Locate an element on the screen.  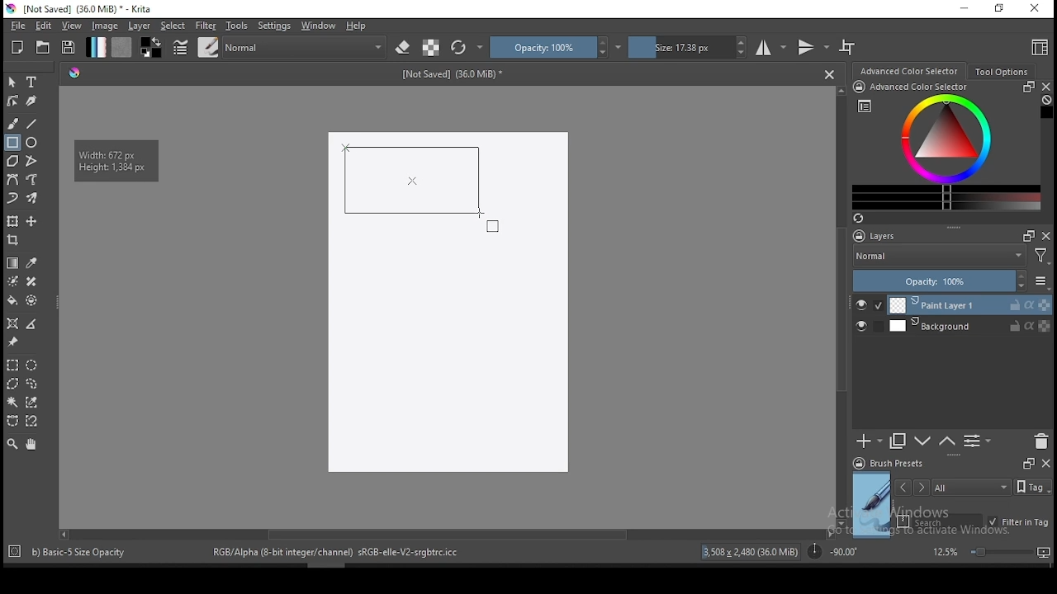
set eraser mode is located at coordinates (405, 48).